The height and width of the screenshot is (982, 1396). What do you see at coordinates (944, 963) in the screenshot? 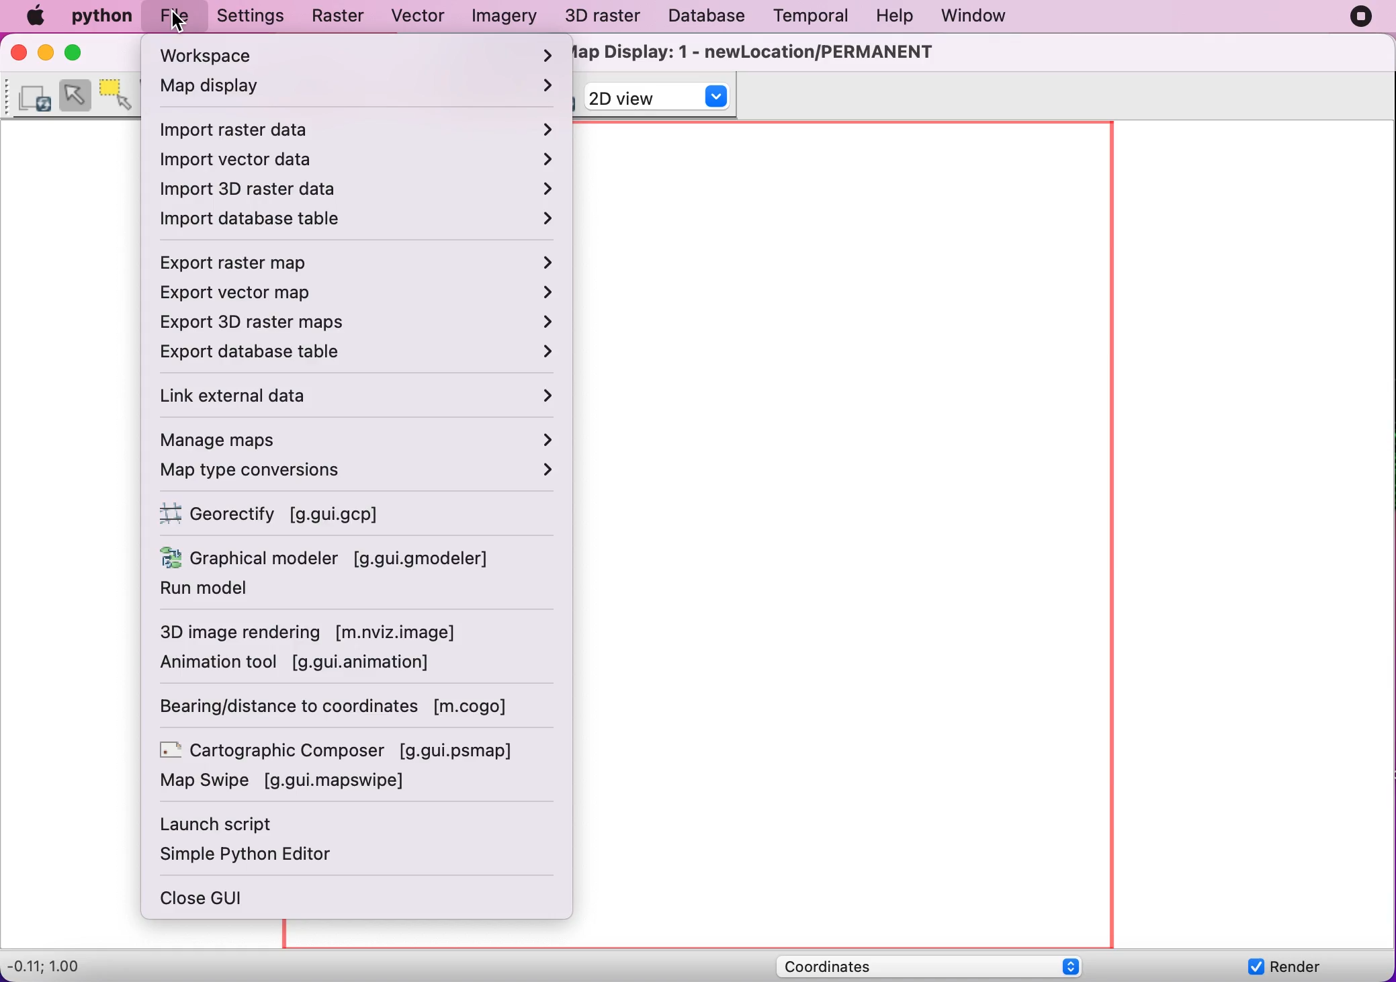
I see `coordinates` at bounding box center [944, 963].